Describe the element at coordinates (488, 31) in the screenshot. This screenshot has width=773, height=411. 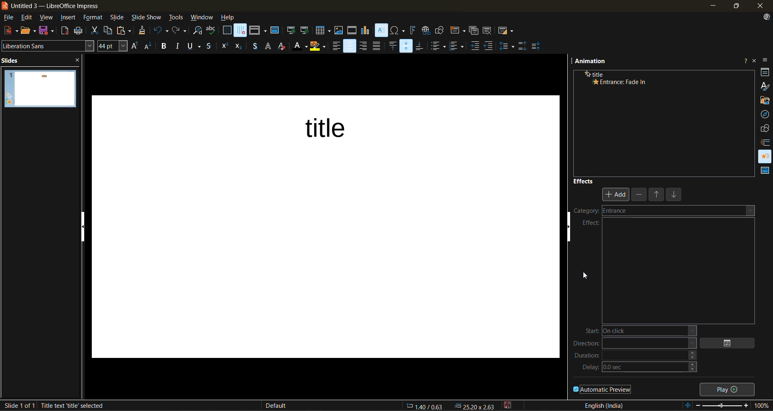
I see `delete slide` at that location.